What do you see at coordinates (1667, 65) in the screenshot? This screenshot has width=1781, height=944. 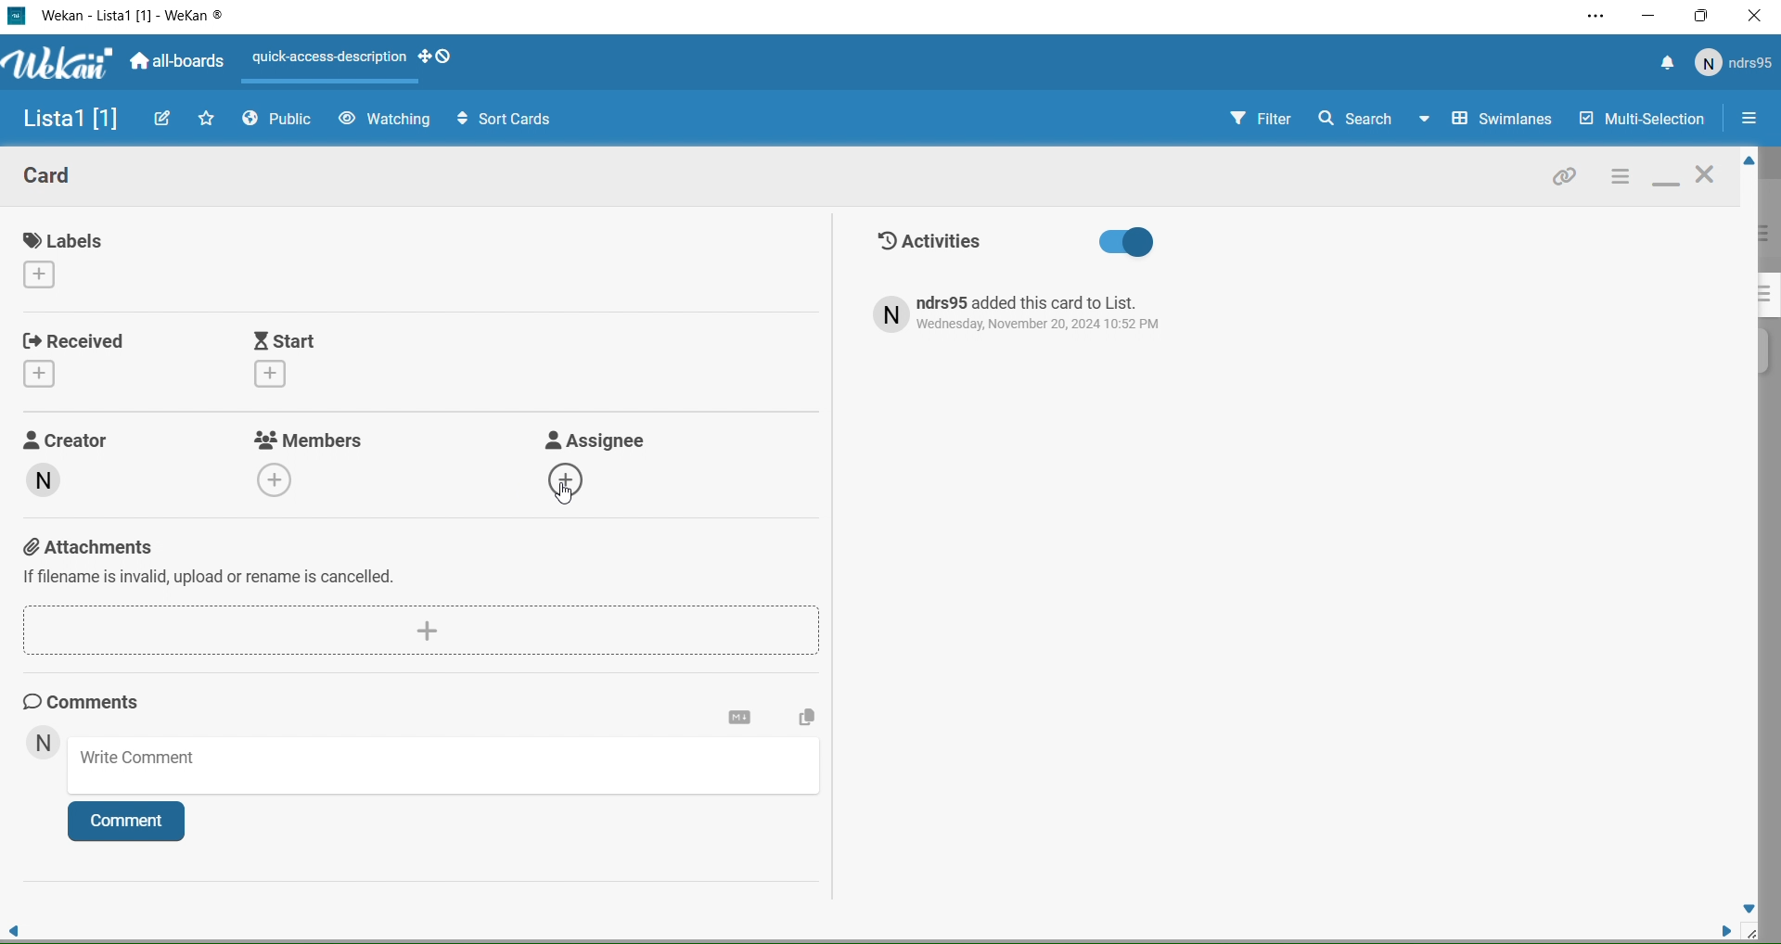 I see `Notifications` at bounding box center [1667, 65].